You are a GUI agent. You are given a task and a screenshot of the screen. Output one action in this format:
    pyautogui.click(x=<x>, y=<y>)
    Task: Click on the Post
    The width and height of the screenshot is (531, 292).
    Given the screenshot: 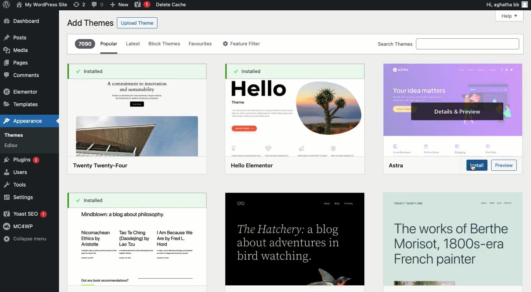 What is the action you would take?
    pyautogui.click(x=16, y=37)
    